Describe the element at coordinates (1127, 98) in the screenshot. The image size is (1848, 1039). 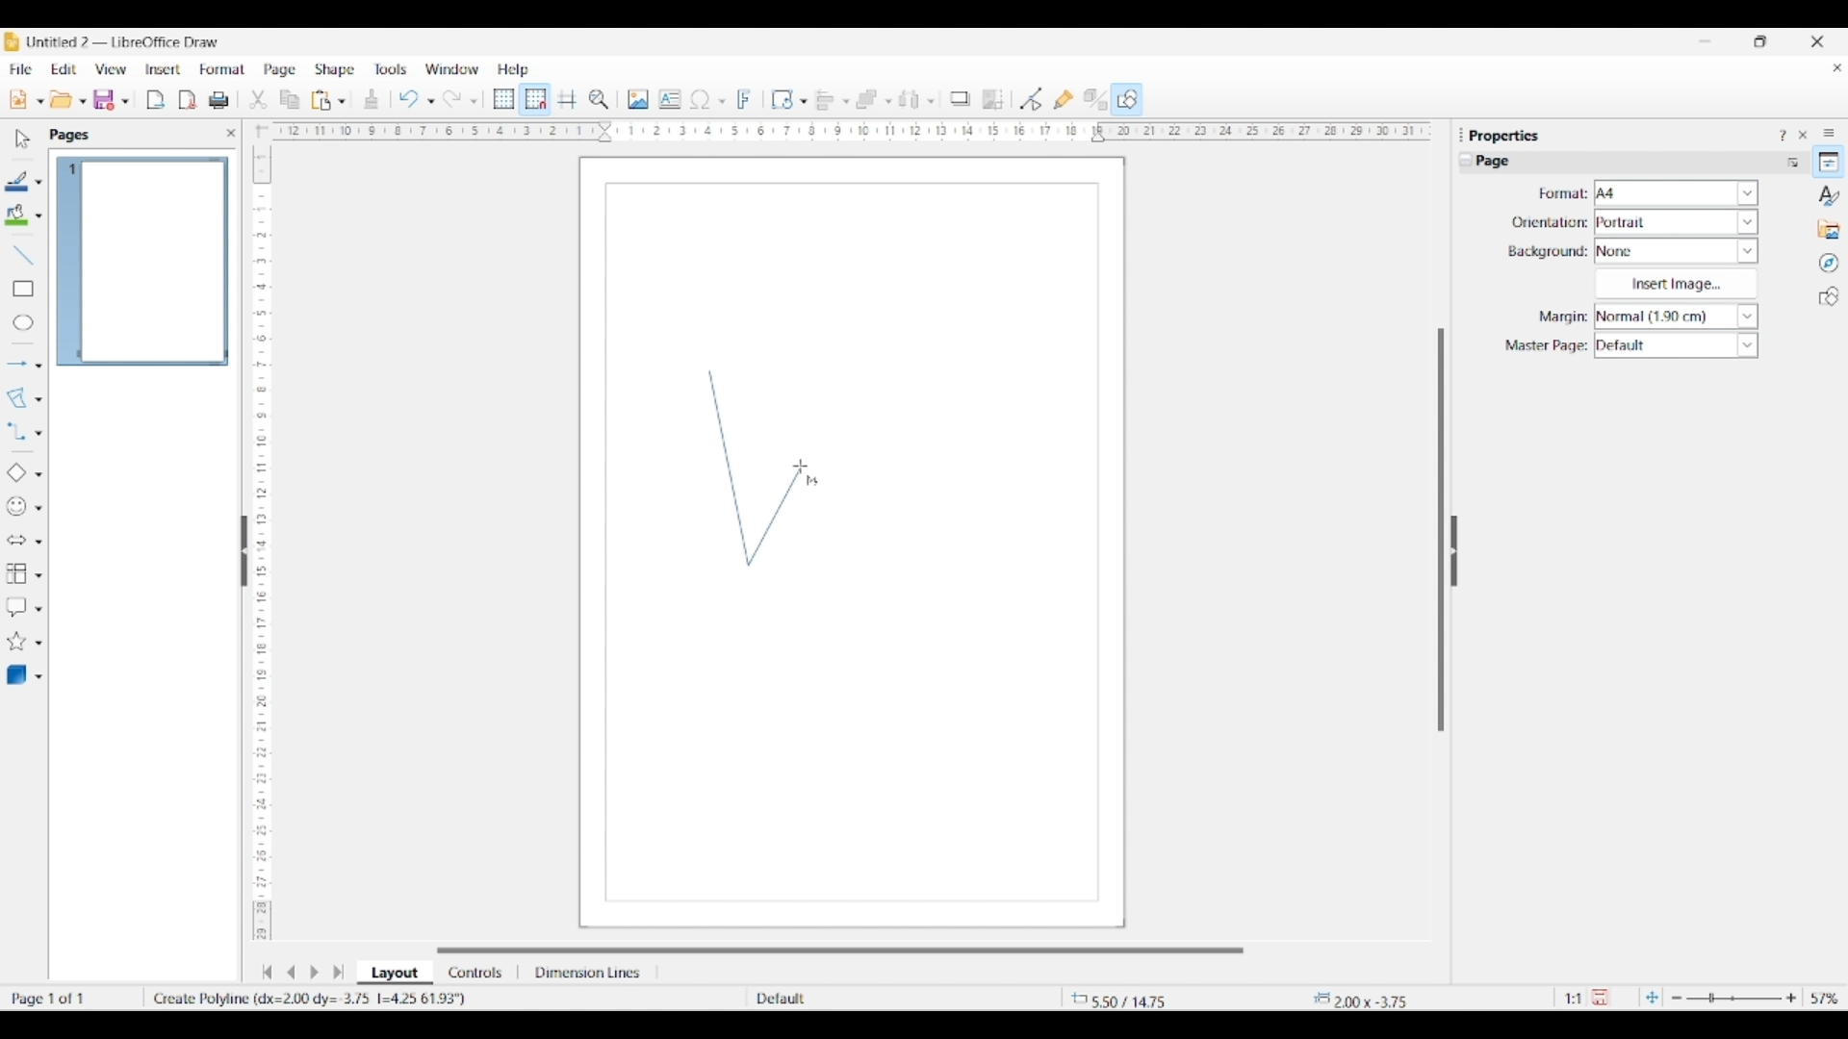
I see `Show draw functions` at that location.